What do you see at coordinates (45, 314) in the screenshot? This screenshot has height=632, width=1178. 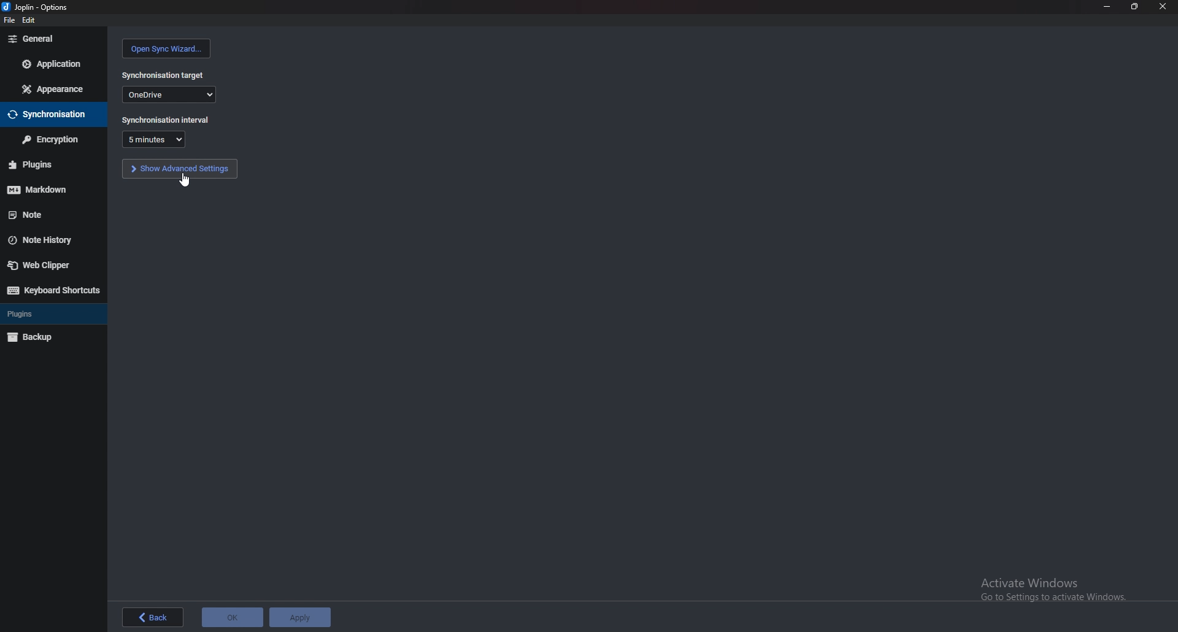 I see `plugins` at bounding box center [45, 314].